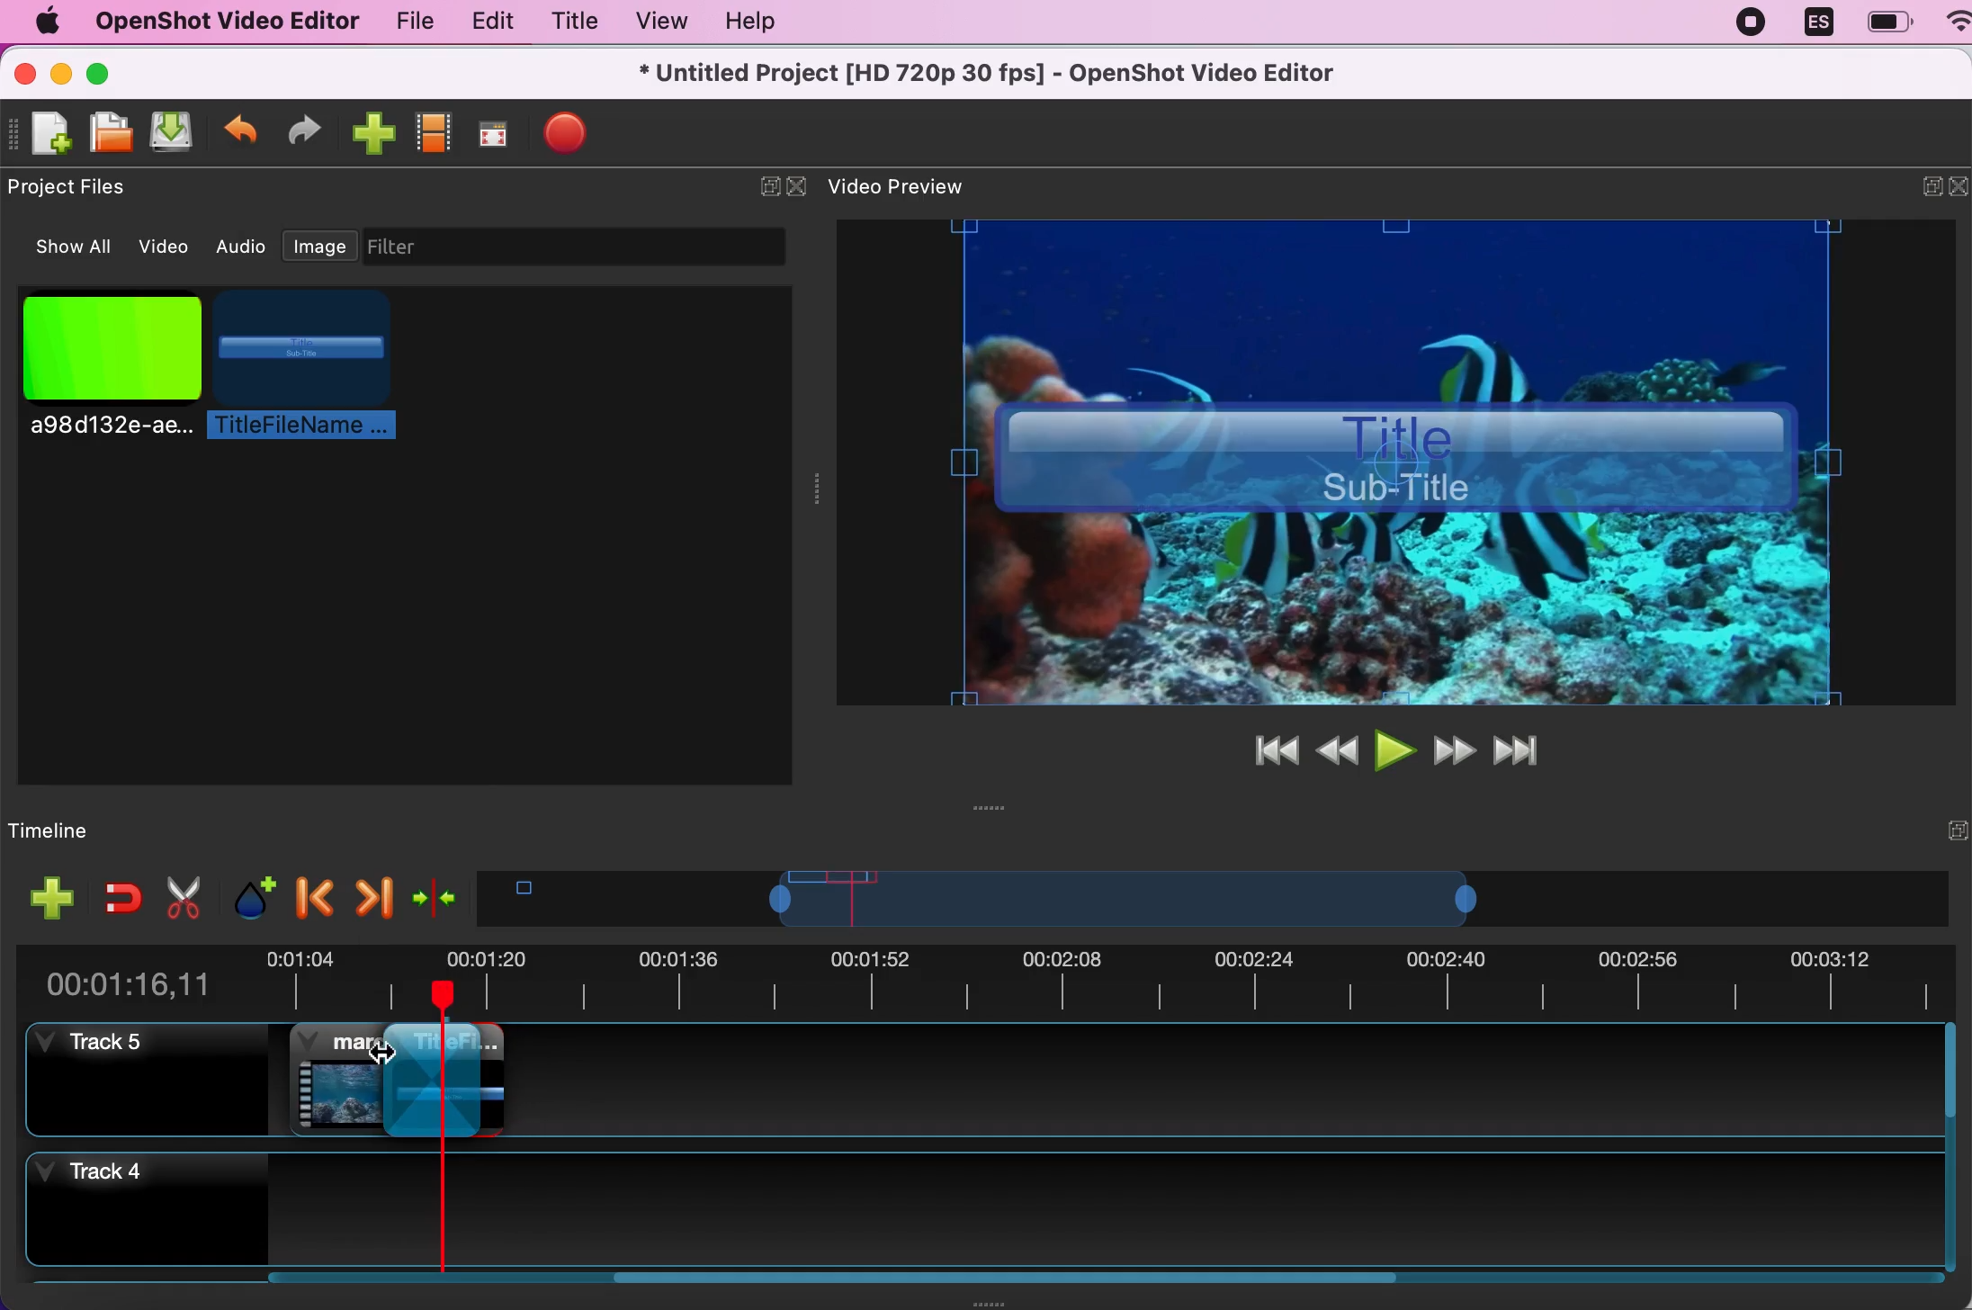  I want to click on save file, so click(176, 134).